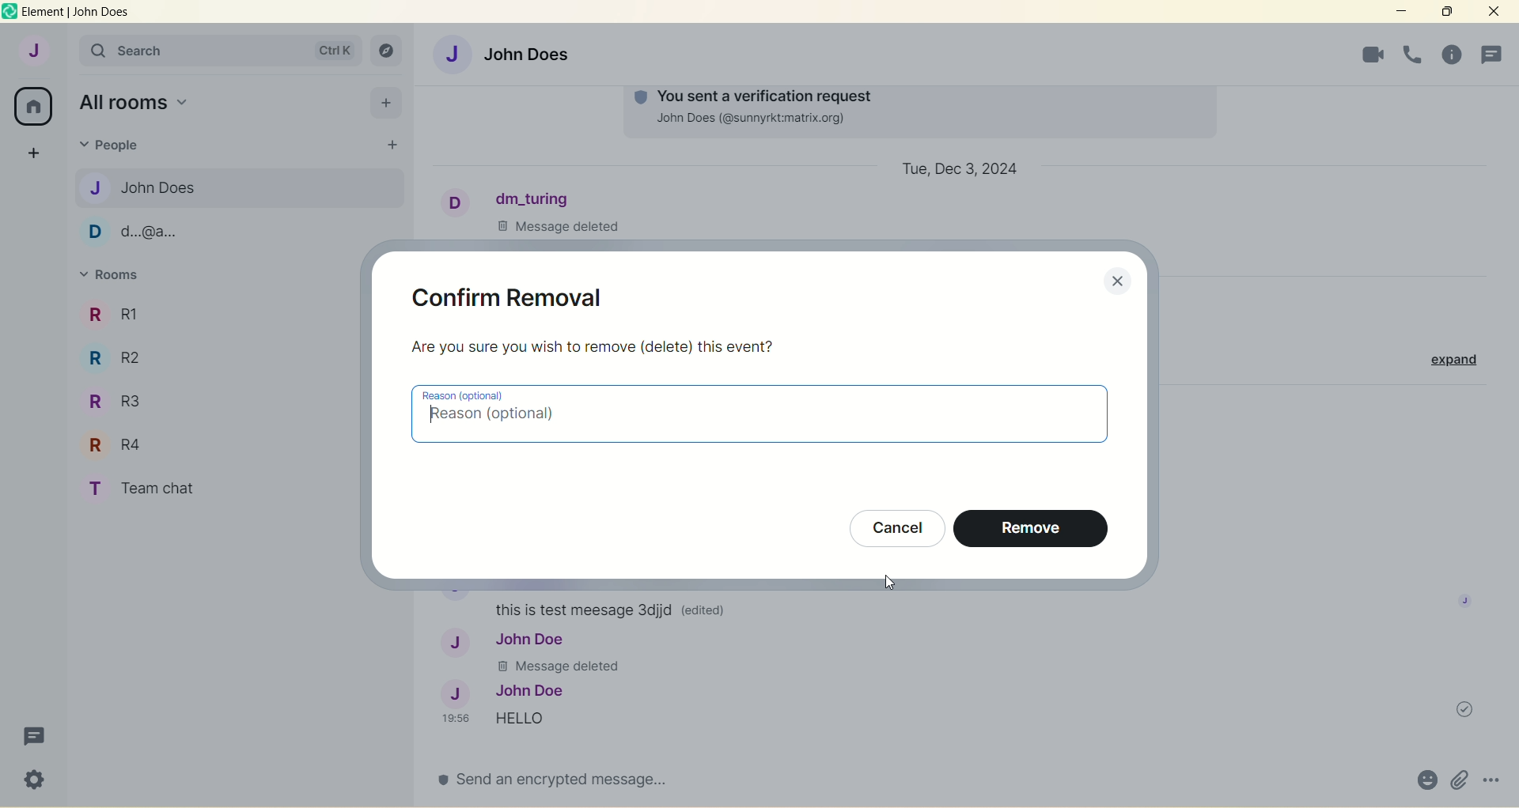 Image resolution: width=1519 pixels, height=808 pixels. Describe the element at coordinates (1461, 600) in the screenshot. I see `image profile` at that location.